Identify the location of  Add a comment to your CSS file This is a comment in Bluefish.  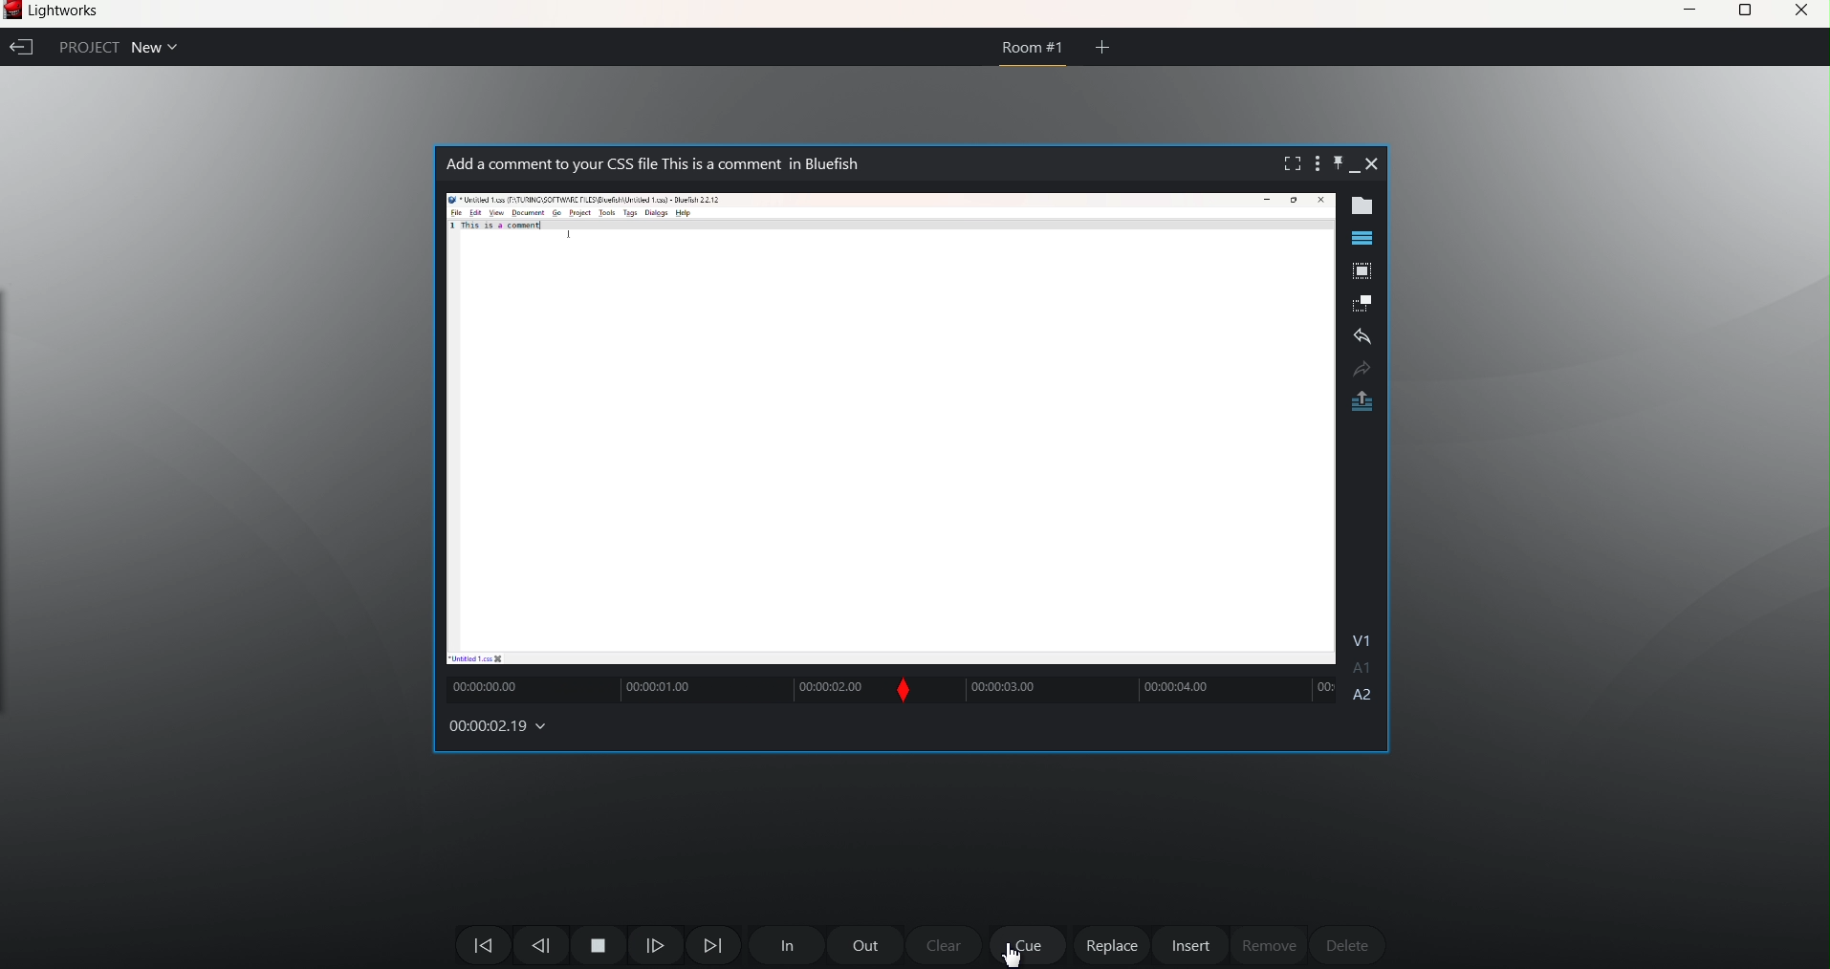
(662, 161).